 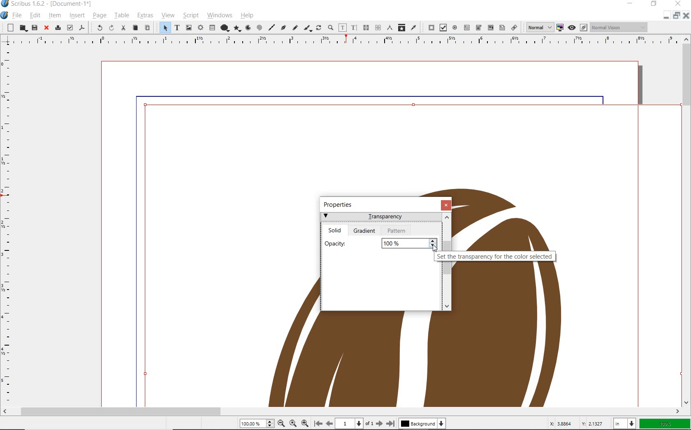 I want to click on Vertical Margin, so click(x=7, y=227).